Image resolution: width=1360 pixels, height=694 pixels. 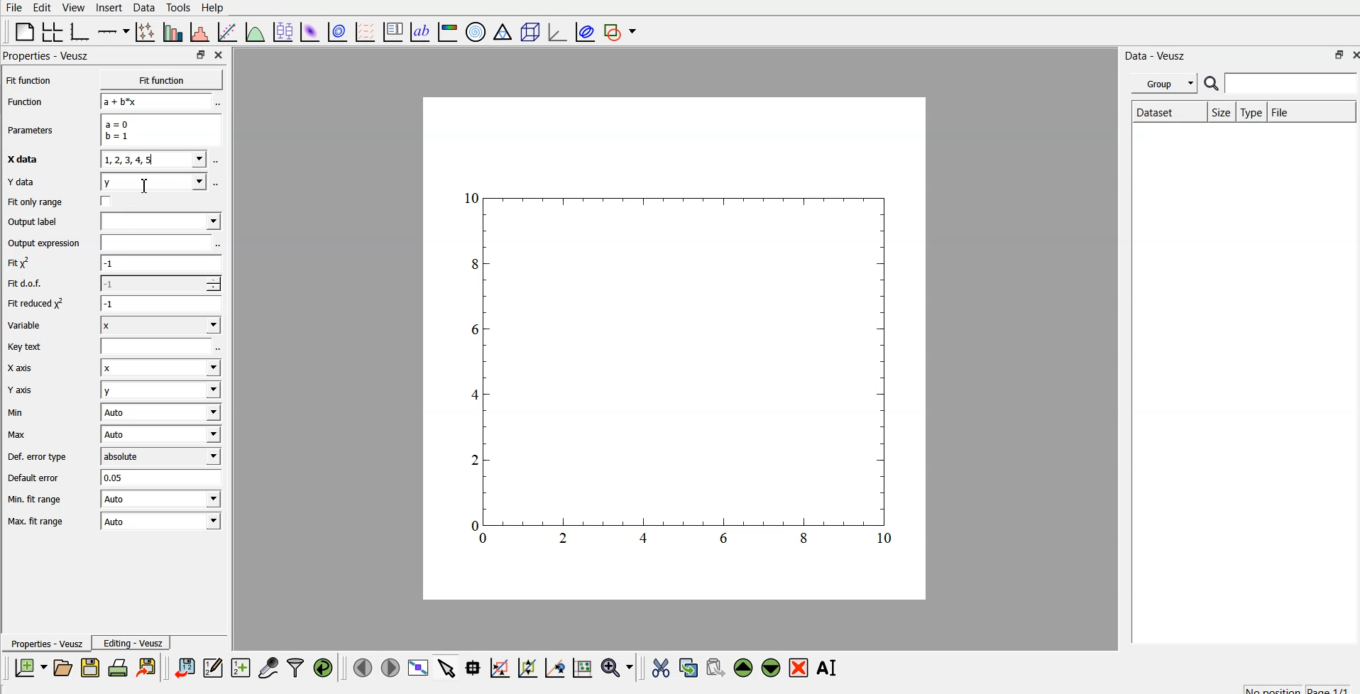 What do you see at coordinates (270, 668) in the screenshot?
I see `capture remote data` at bounding box center [270, 668].